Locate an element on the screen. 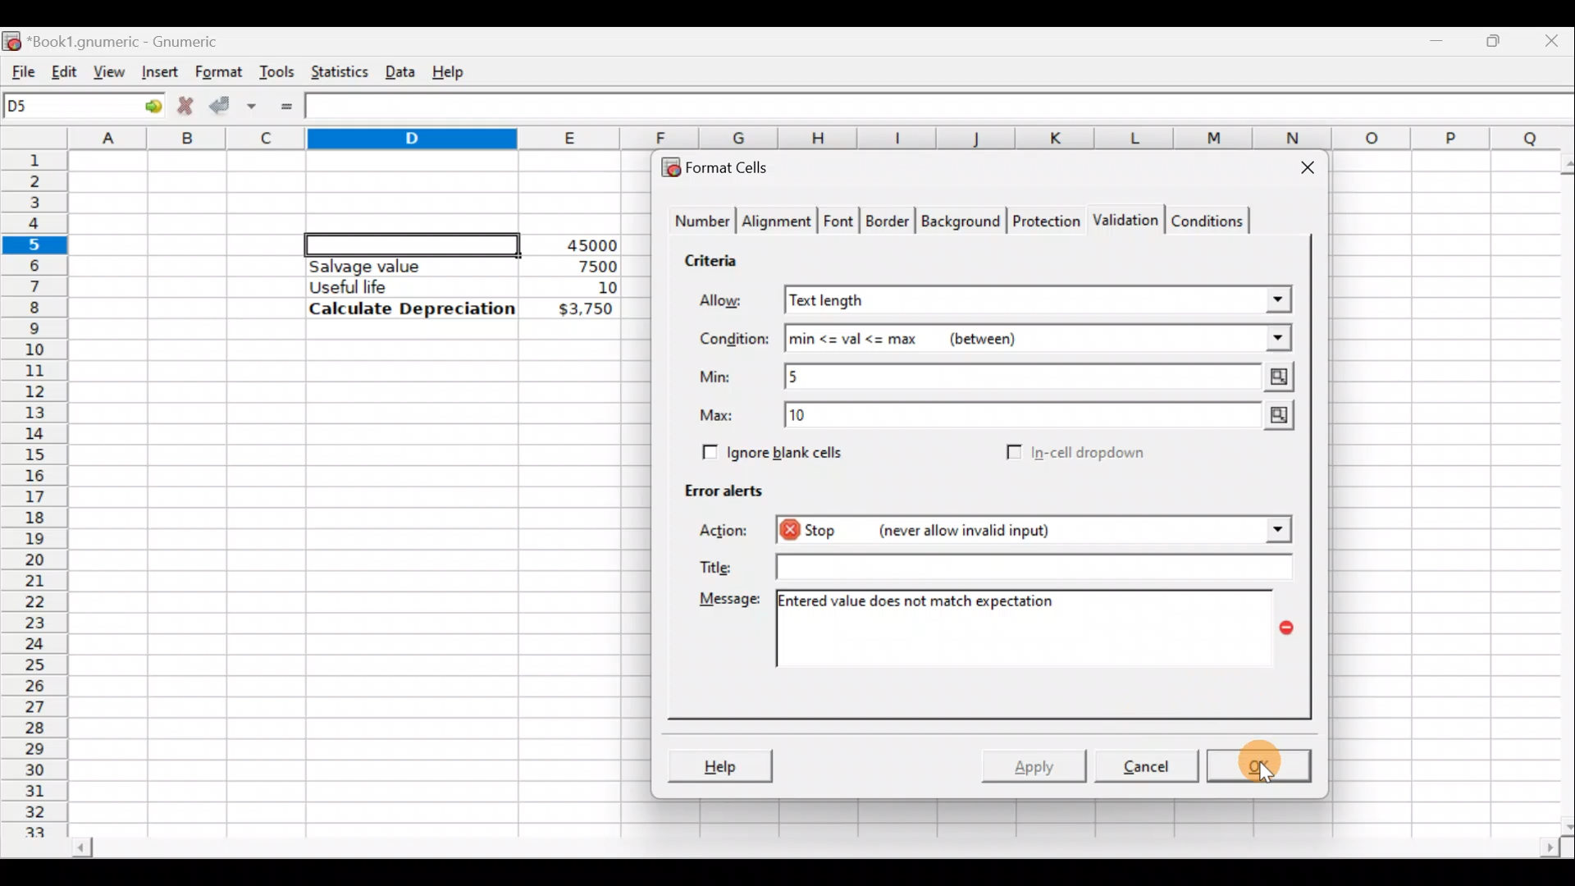 The width and height of the screenshot is (1575, 886). Tools is located at coordinates (276, 71).